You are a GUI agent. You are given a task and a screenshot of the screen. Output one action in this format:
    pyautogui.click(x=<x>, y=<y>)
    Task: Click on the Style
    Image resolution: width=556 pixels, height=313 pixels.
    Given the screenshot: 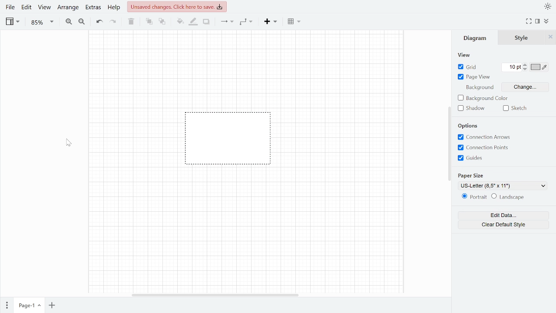 What is the action you would take?
    pyautogui.click(x=522, y=37)
    